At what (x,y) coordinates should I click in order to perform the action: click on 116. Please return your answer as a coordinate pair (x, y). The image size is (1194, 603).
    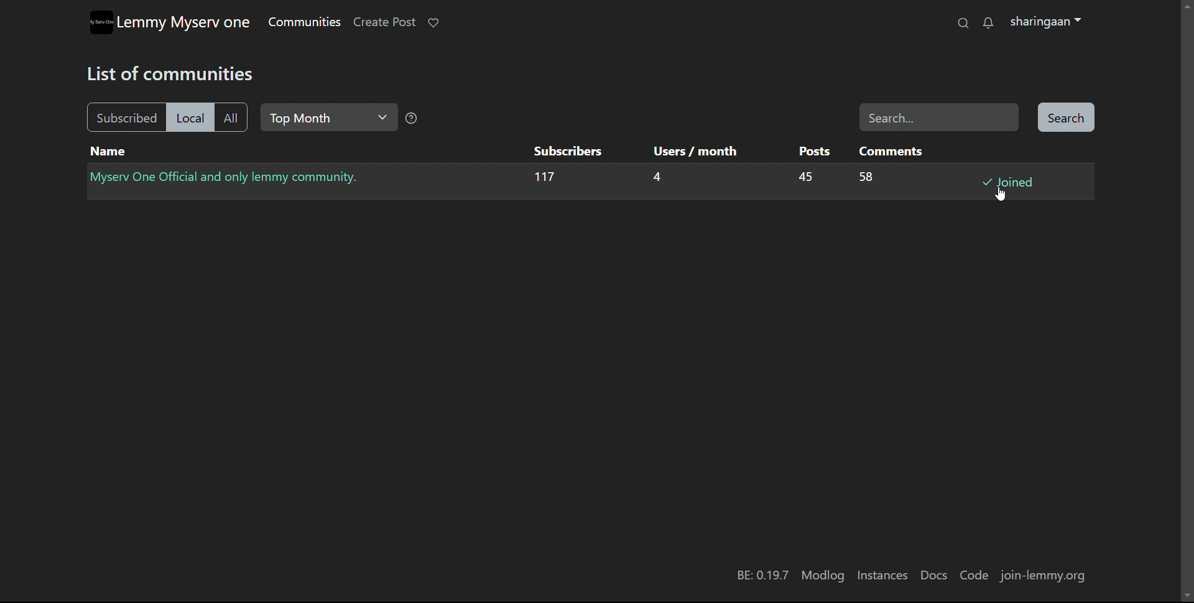
    Looking at the image, I should click on (544, 179).